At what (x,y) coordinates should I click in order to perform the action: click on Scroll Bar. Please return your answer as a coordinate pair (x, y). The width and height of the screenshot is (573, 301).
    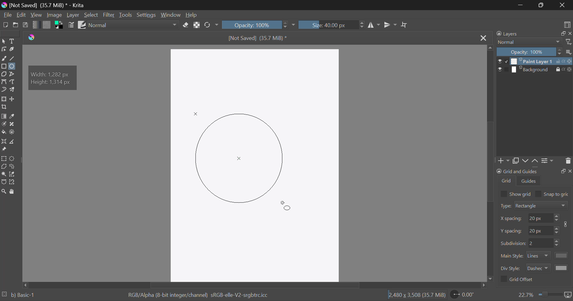
    Looking at the image, I should click on (251, 285).